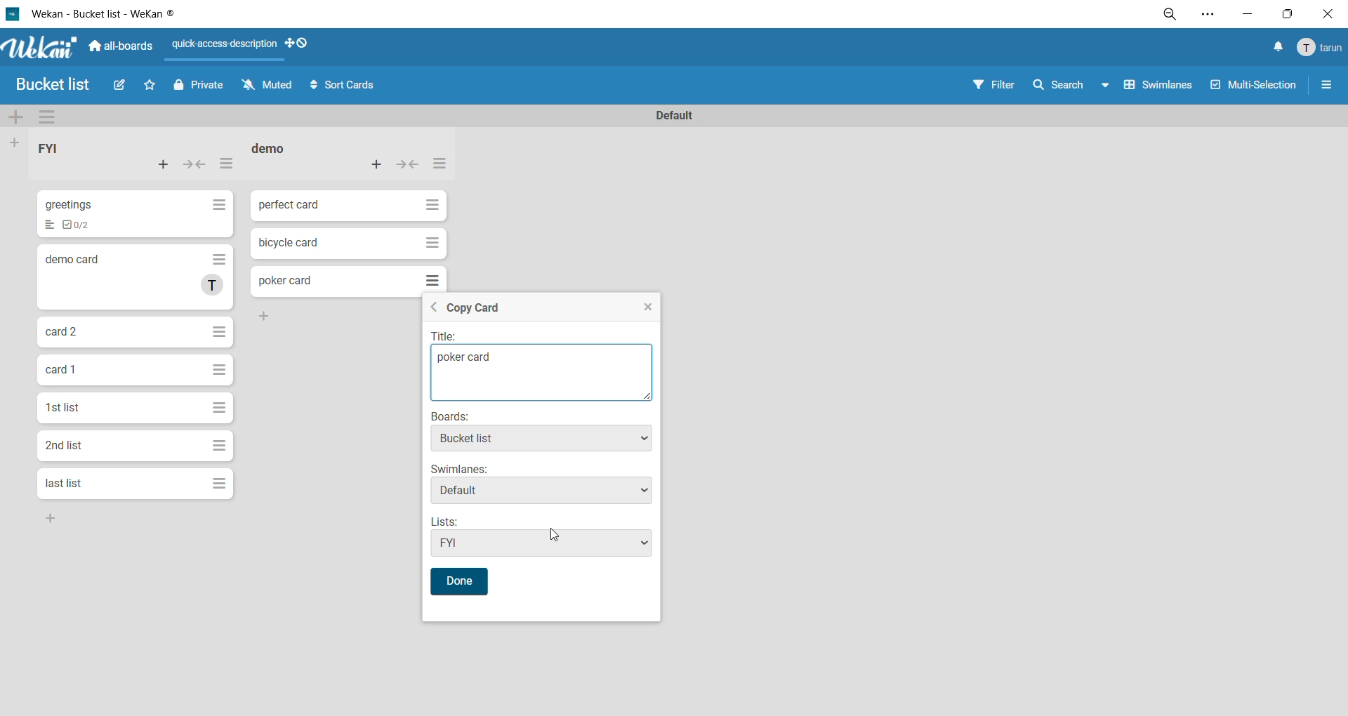 The height and width of the screenshot is (716, 1348). I want to click on poker card, so click(286, 280).